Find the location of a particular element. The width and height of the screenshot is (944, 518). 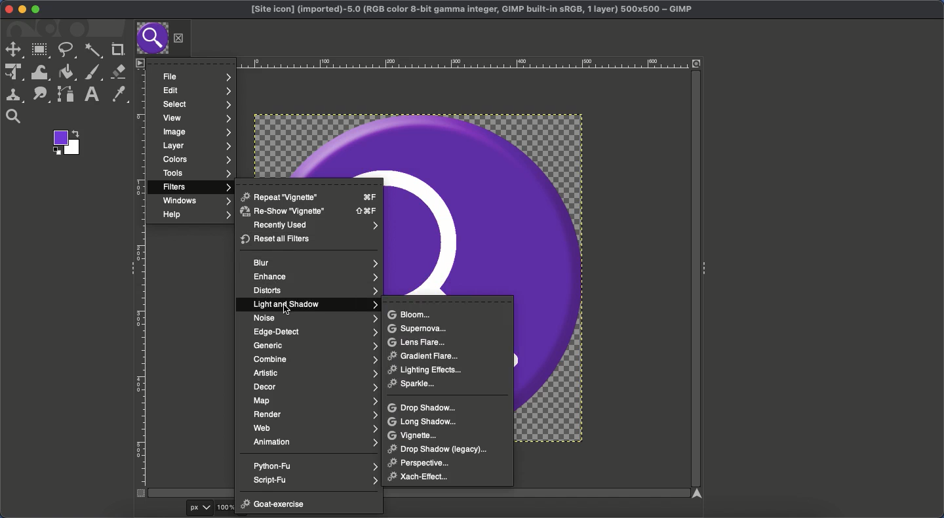

Goat exercise is located at coordinates (273, 506).